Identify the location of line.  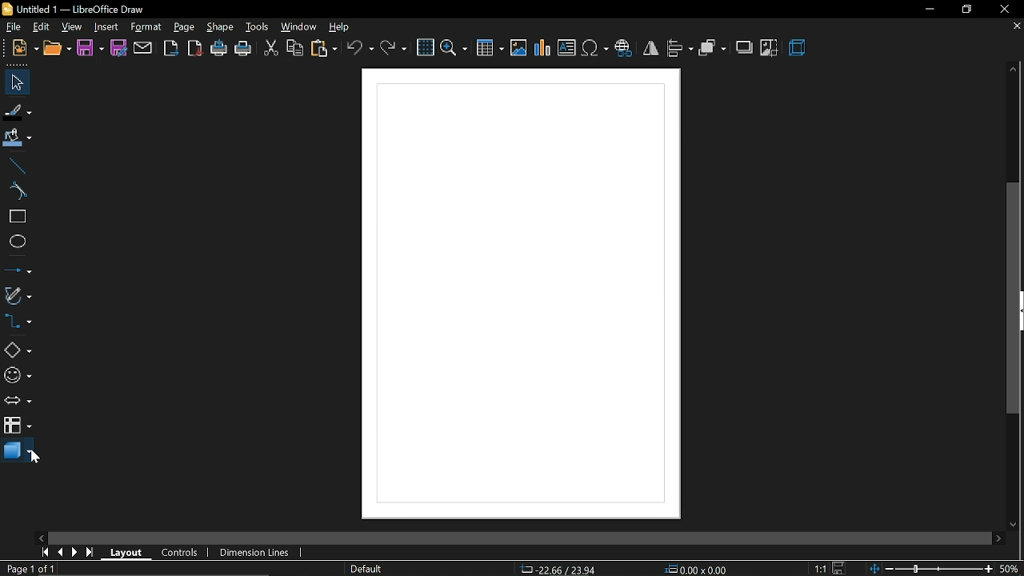
(16, 166).